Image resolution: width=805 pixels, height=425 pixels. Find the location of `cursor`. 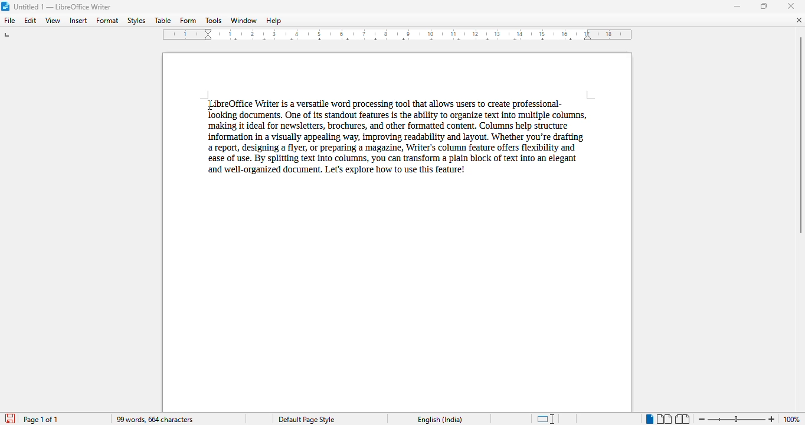

cursor is located at coordinates (208, 103).